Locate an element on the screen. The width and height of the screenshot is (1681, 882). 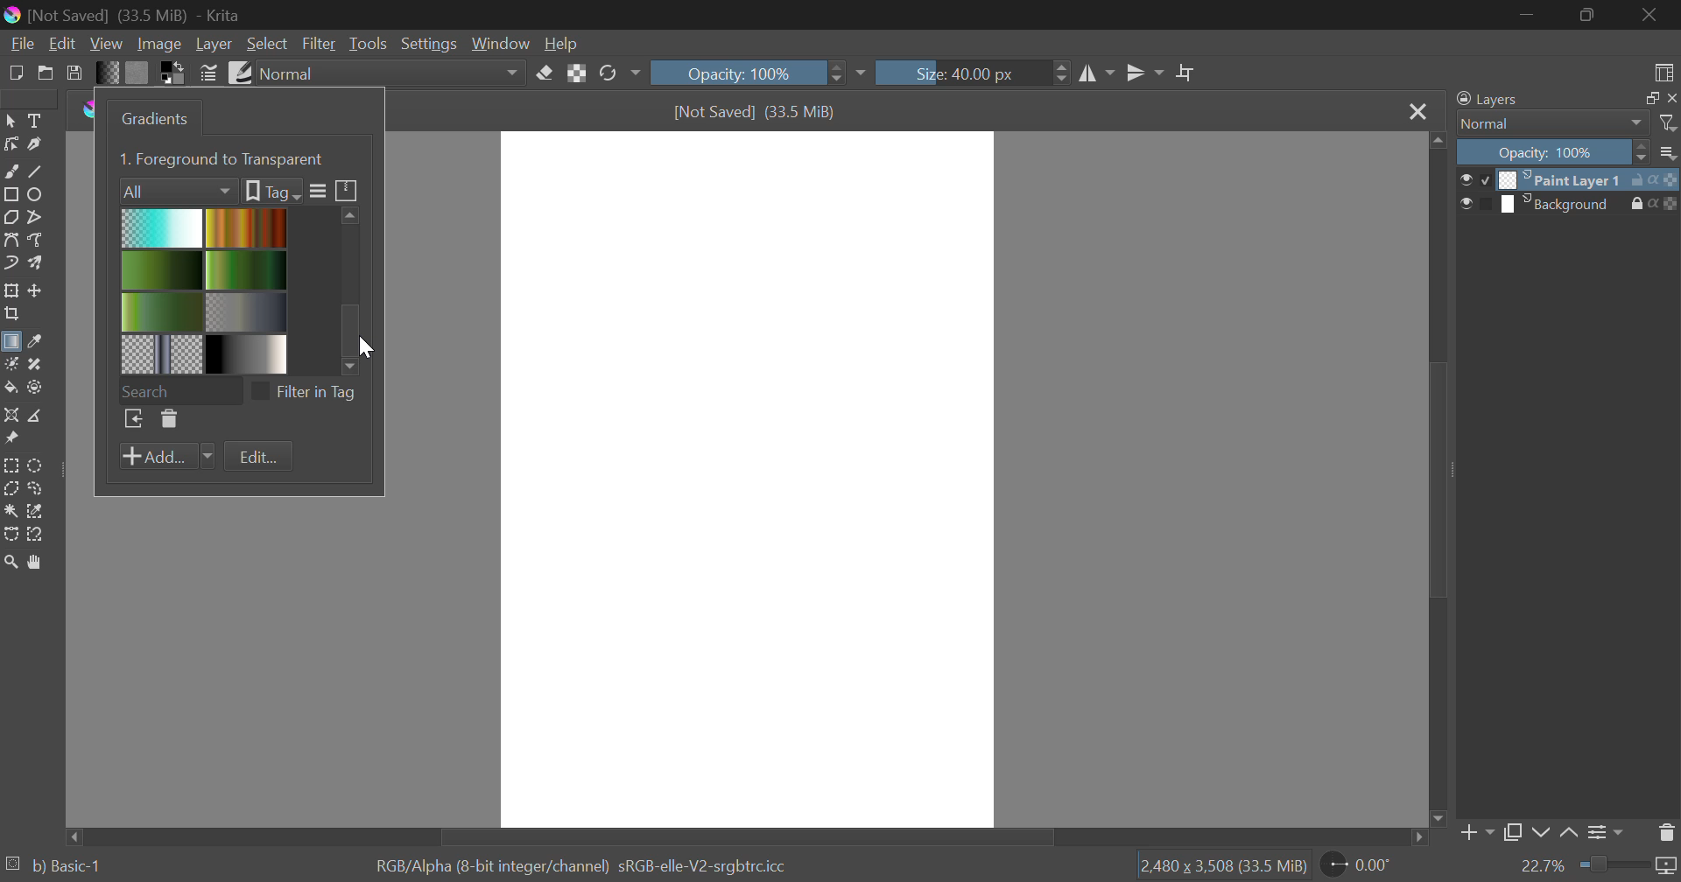
Crop Layer is located at coordinates (11, 316).